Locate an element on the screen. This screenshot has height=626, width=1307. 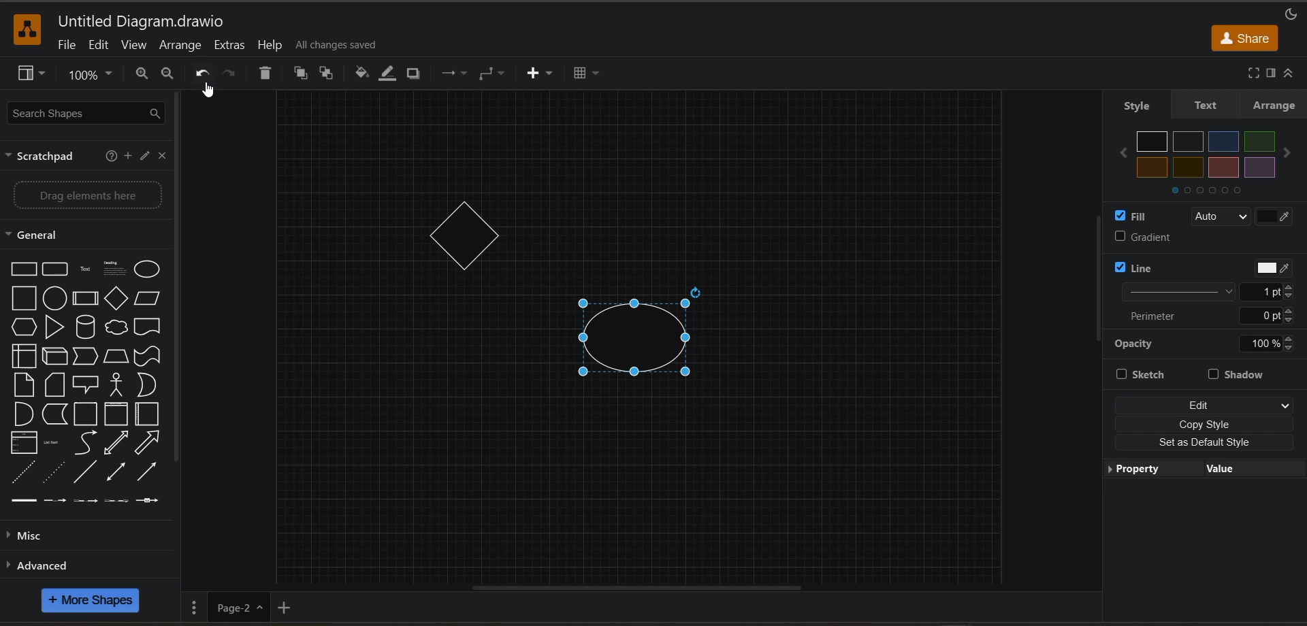
Connector with 2 Labels is located at coordinates (85, 500).